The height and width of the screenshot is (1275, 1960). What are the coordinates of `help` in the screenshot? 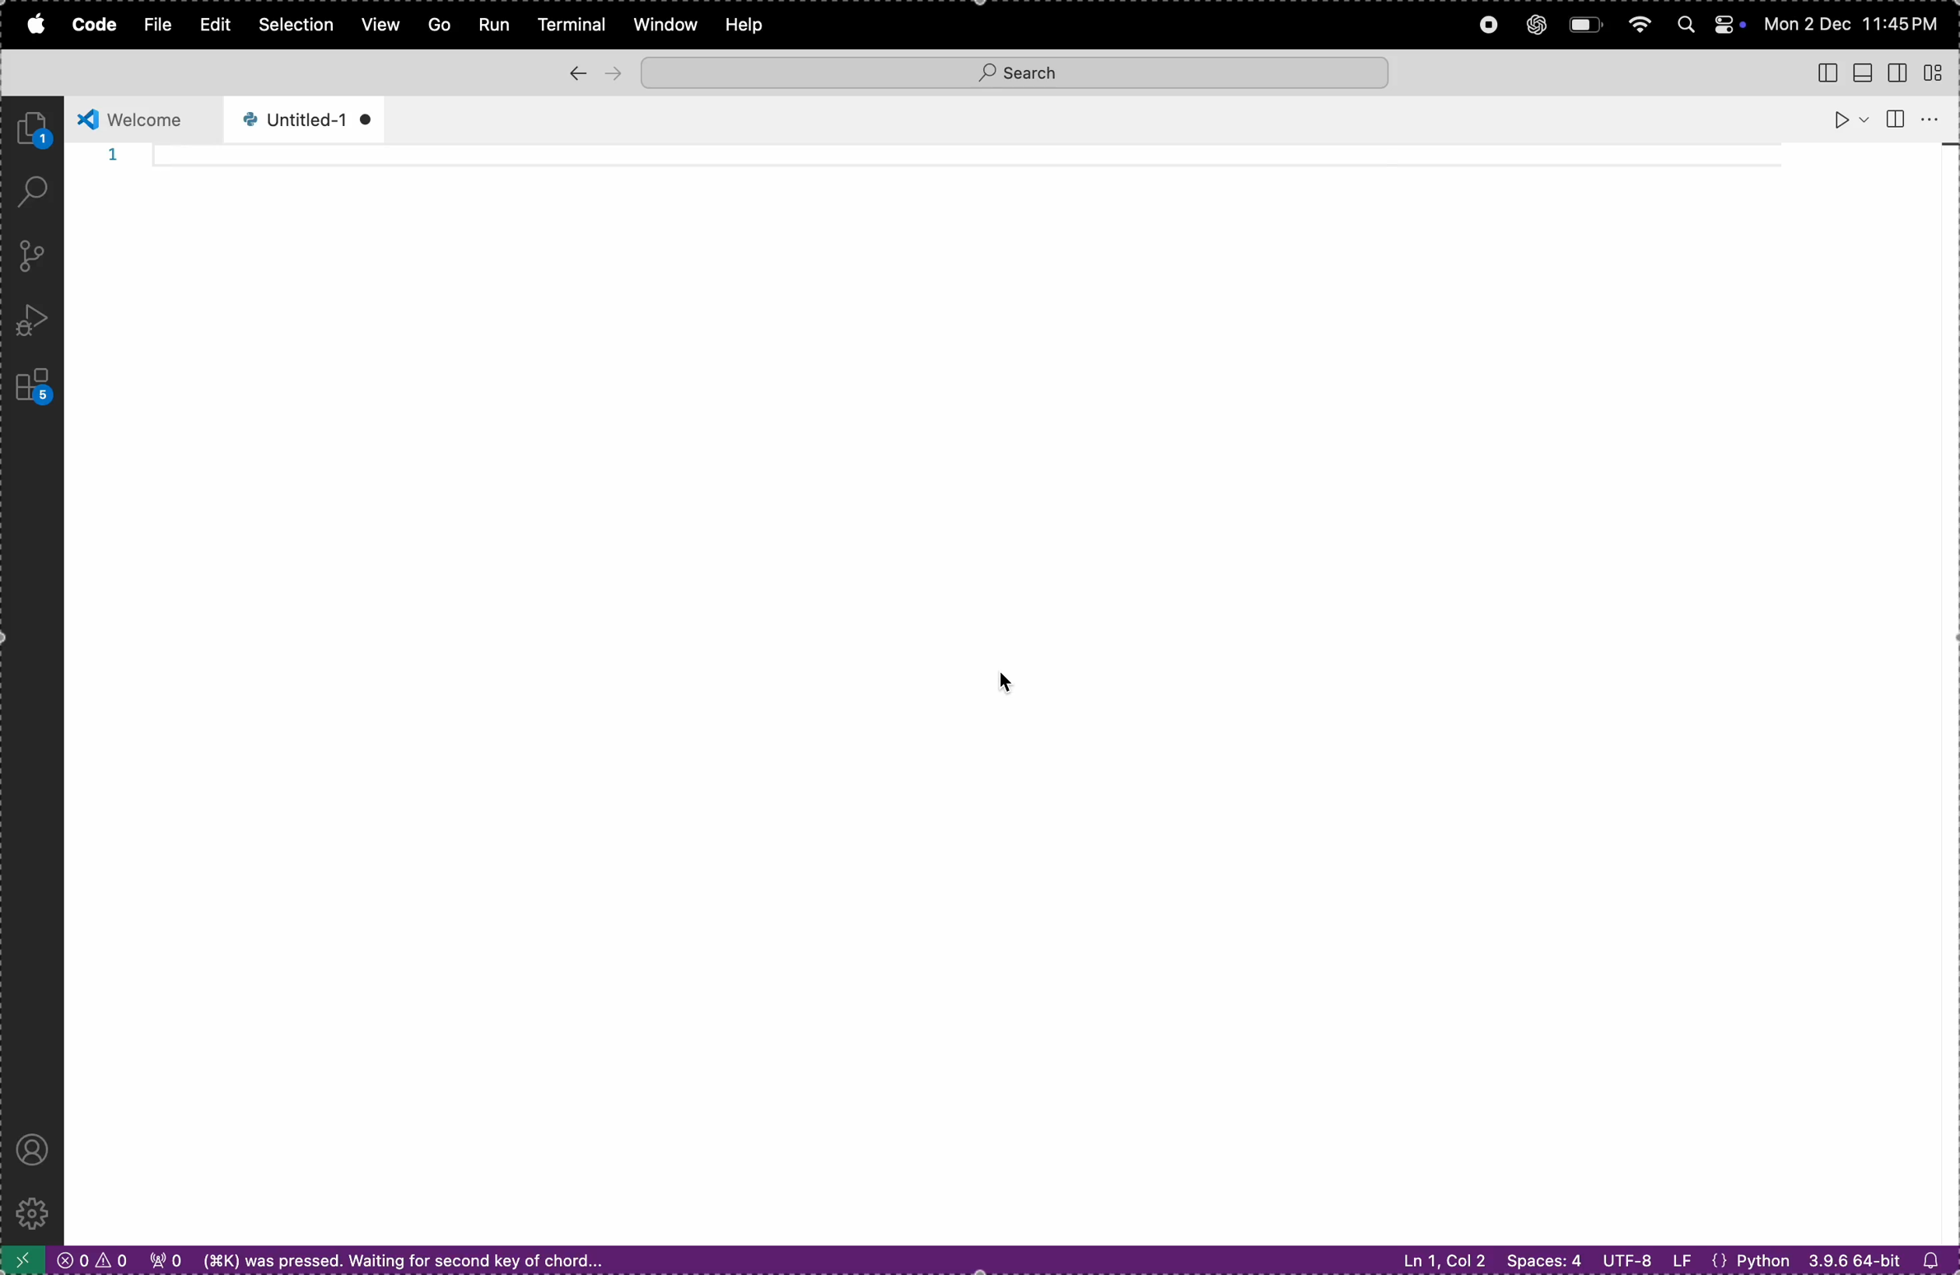 It's located at (756, 25).